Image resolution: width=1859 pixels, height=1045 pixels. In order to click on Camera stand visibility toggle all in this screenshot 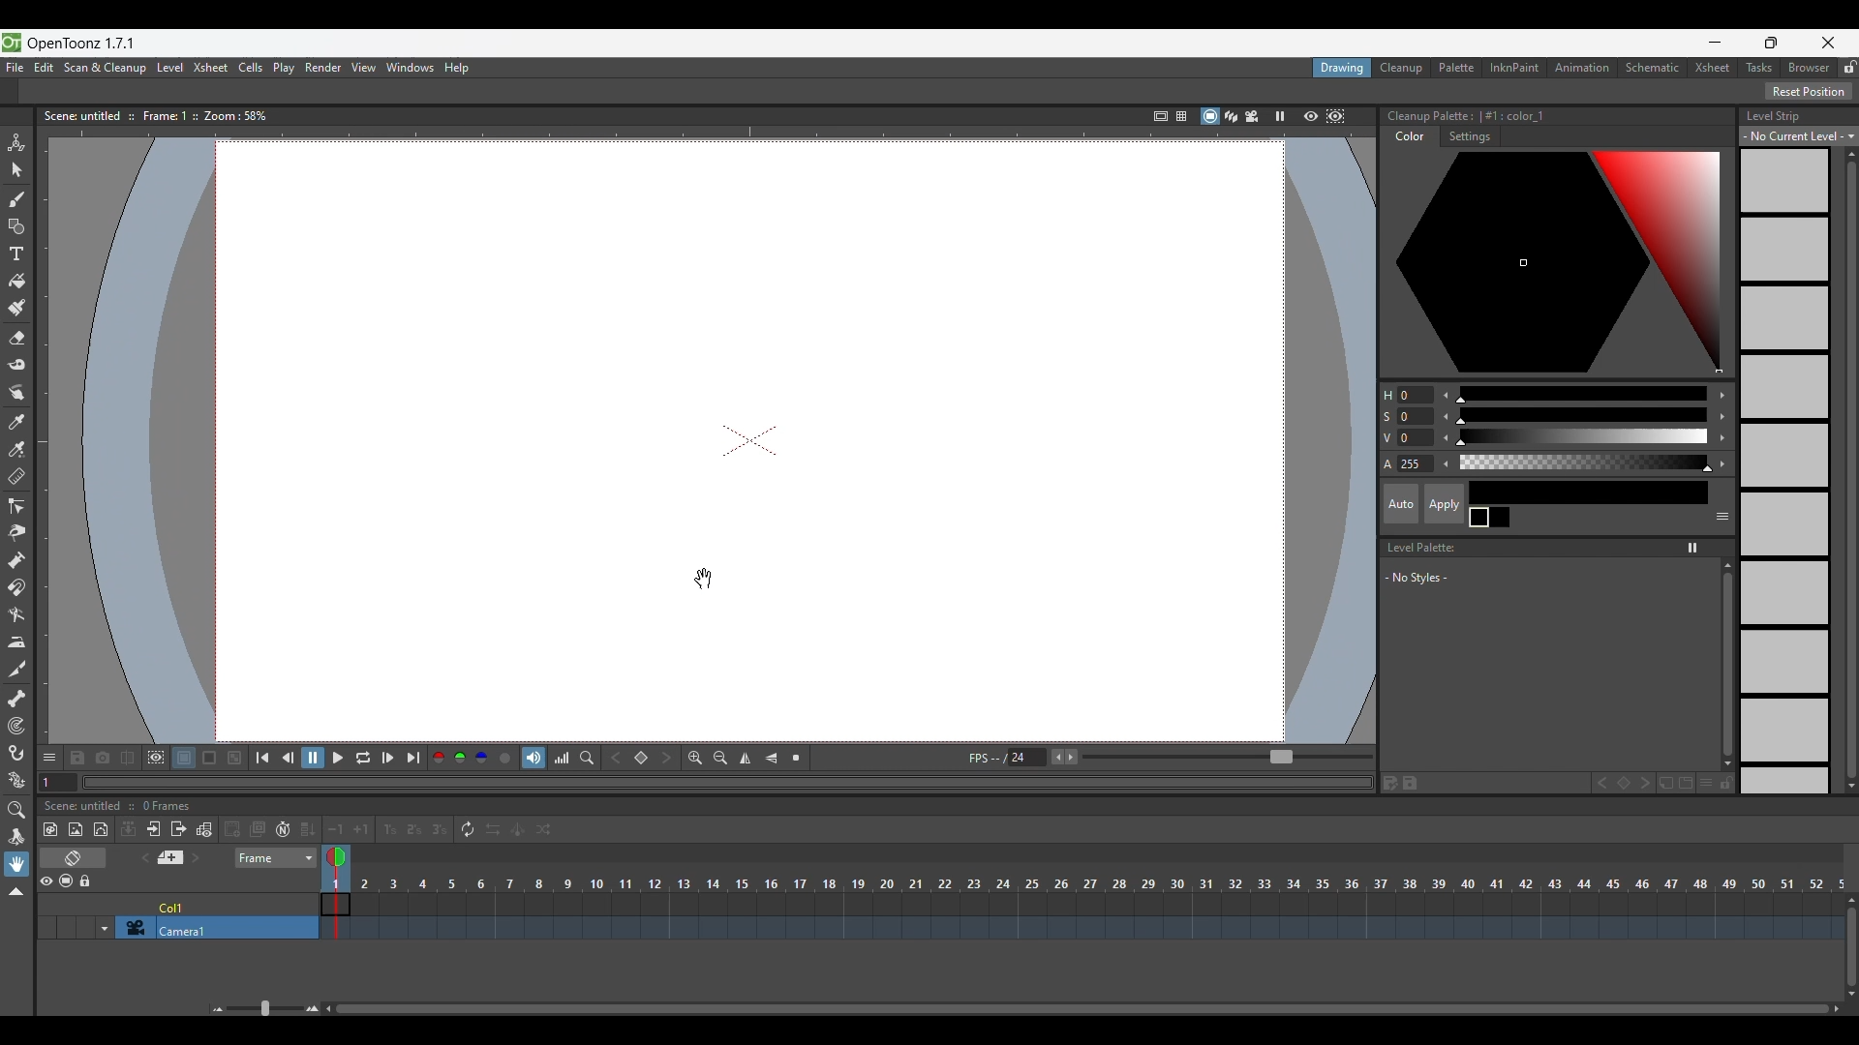, I will do `click(67, 880)`.